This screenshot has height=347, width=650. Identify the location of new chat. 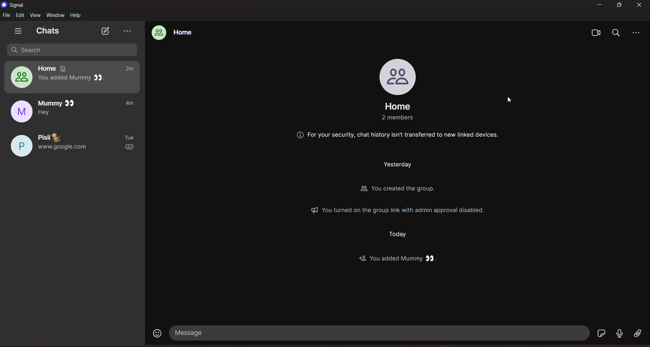
(106, 31).